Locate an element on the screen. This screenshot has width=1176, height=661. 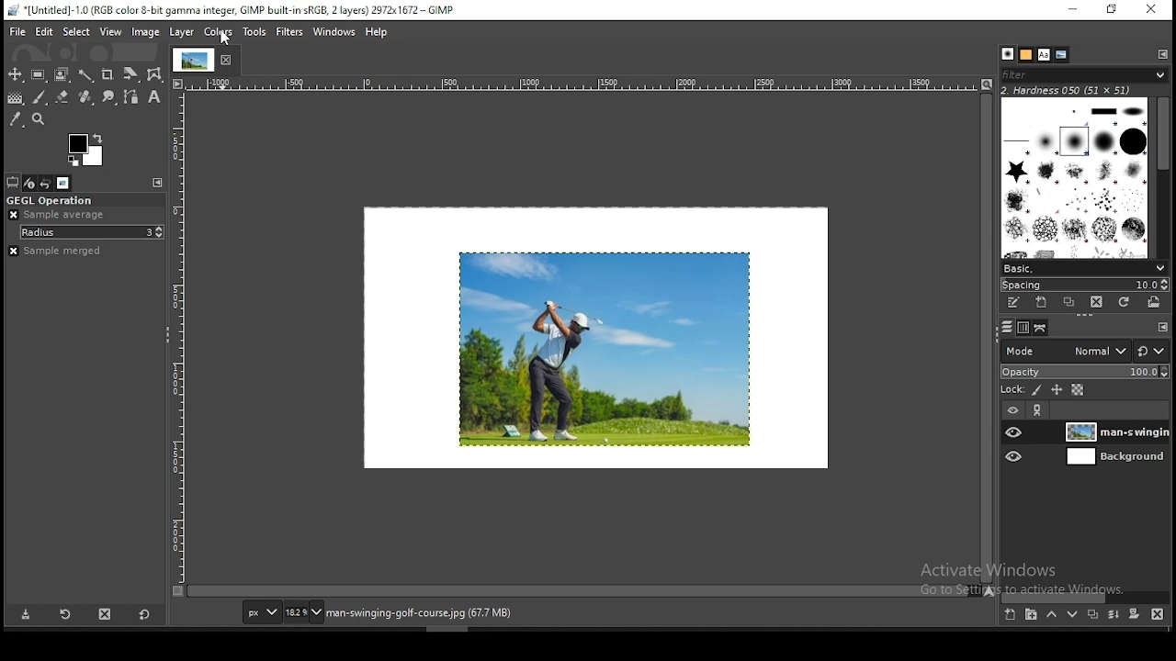
brush tool is located at coordinates (43, 98).